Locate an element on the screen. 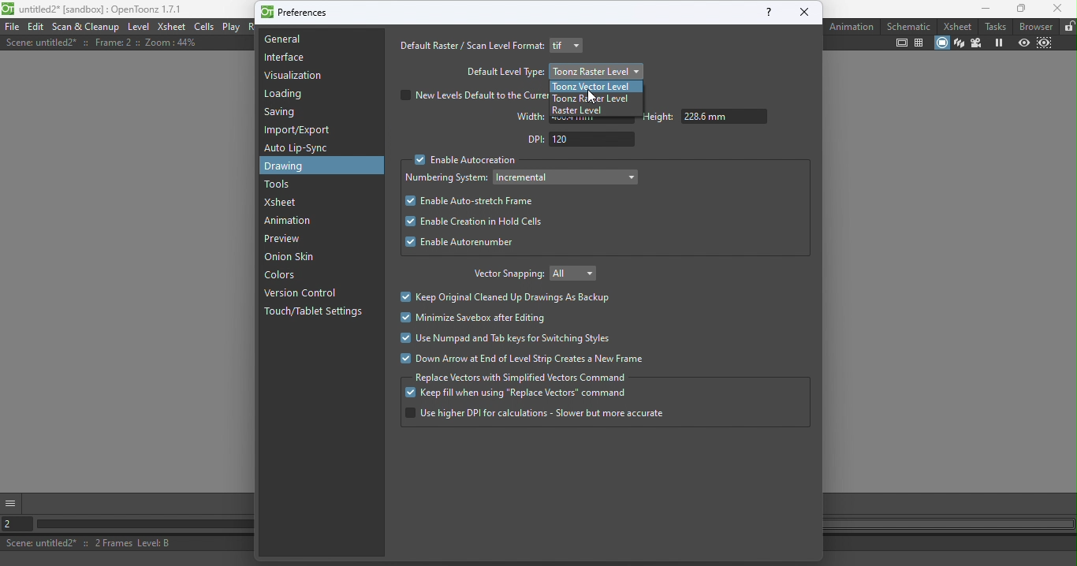 This screenshot has width=1077, height=566. Drop down menu is located at coordinates (567, 46).